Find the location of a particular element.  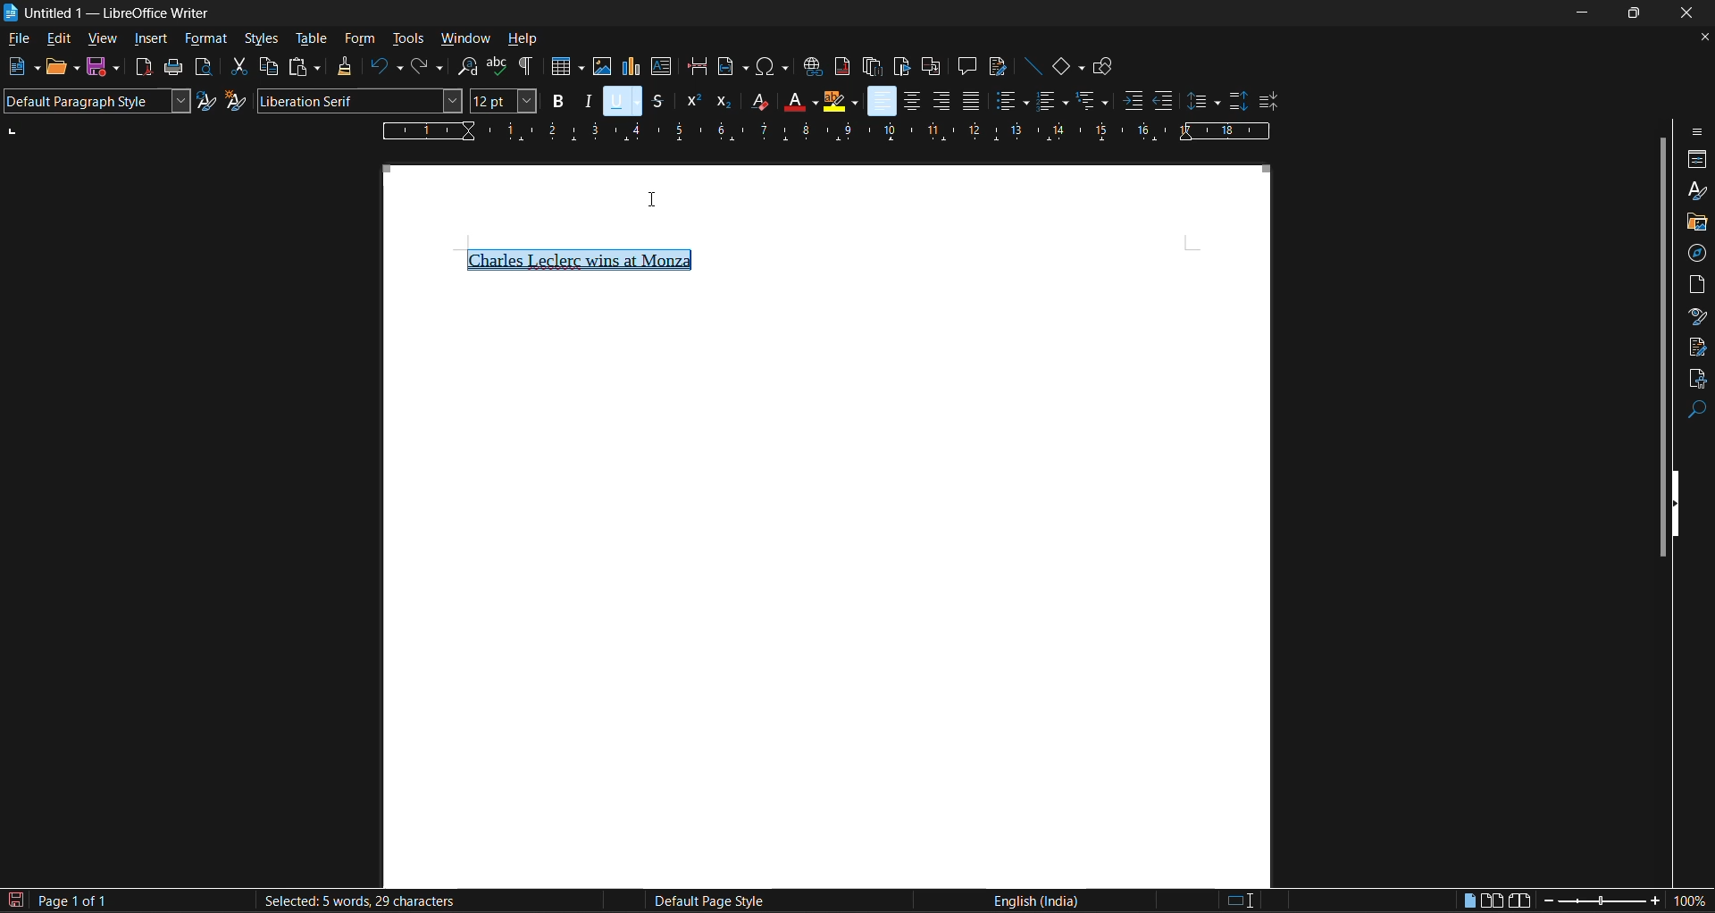

redo is located at coordinates (429, 67).